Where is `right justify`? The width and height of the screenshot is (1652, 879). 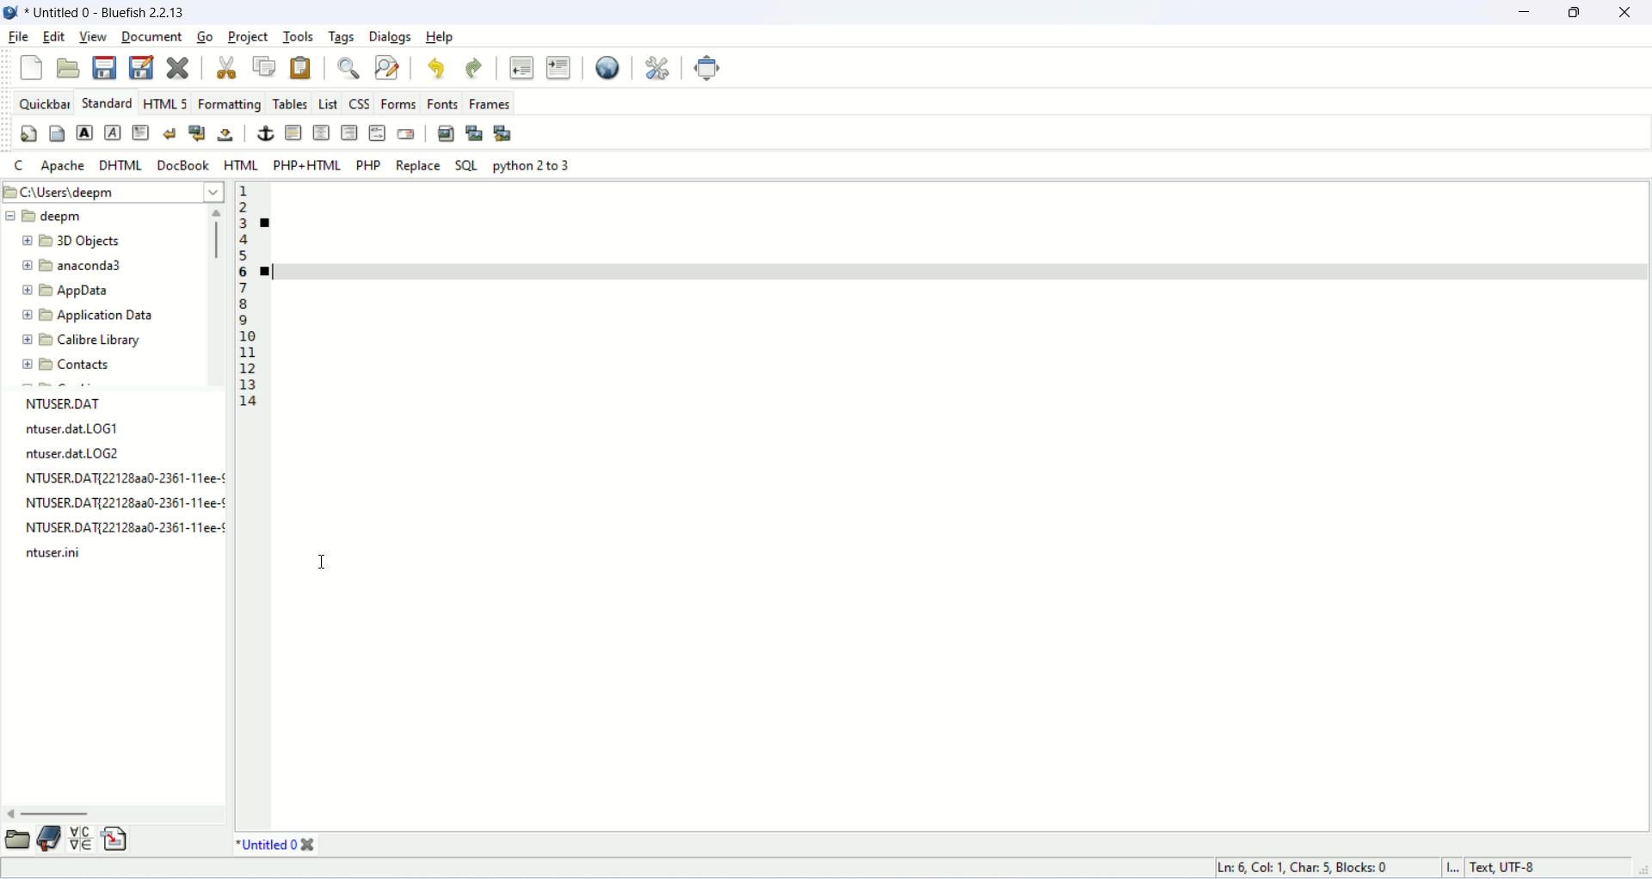 right justify is located at coordinates (349, 133).